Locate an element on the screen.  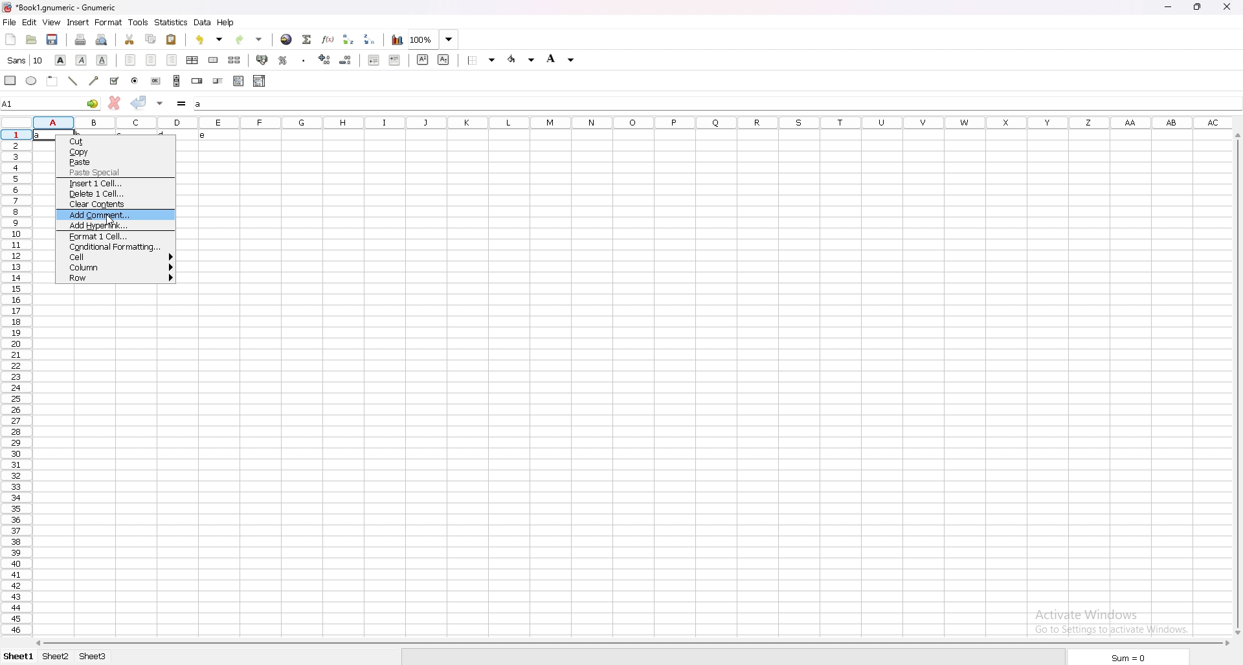
deecrease indent is located at coordinates (374, 60).